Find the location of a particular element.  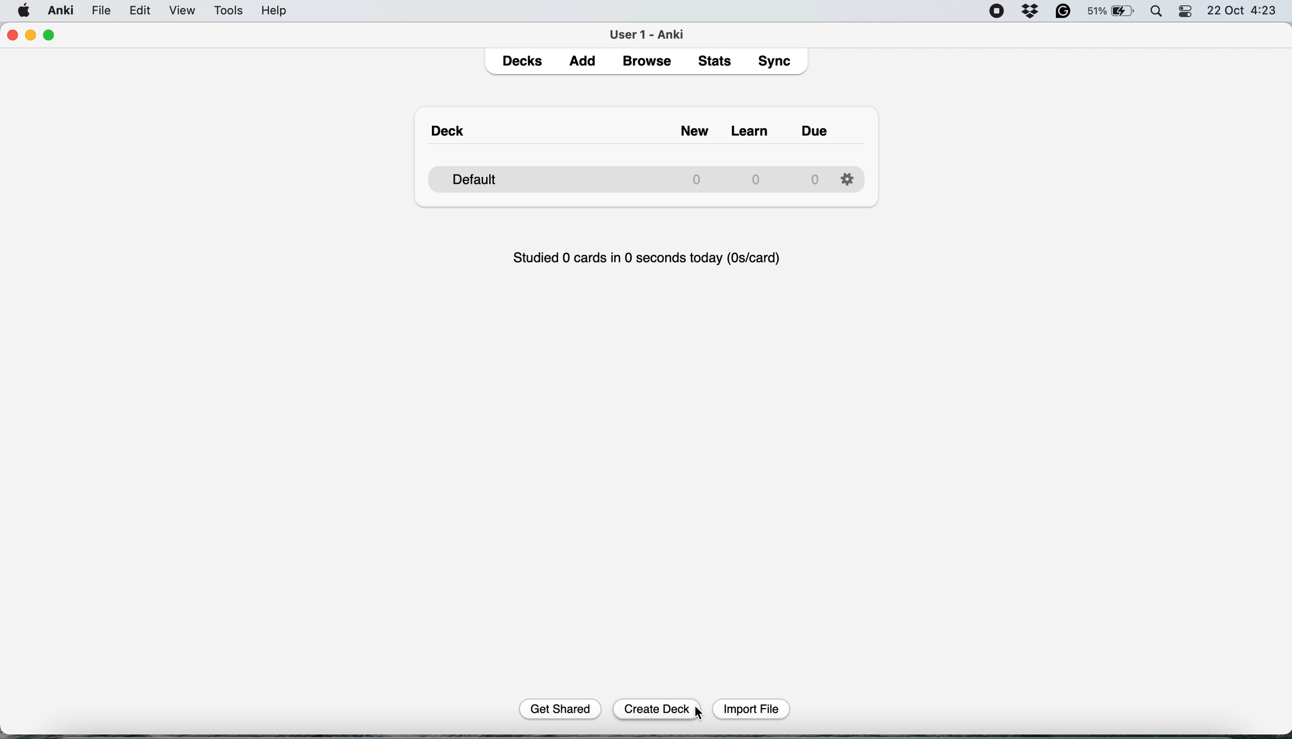

Settings is located at coordinates (850, 177).